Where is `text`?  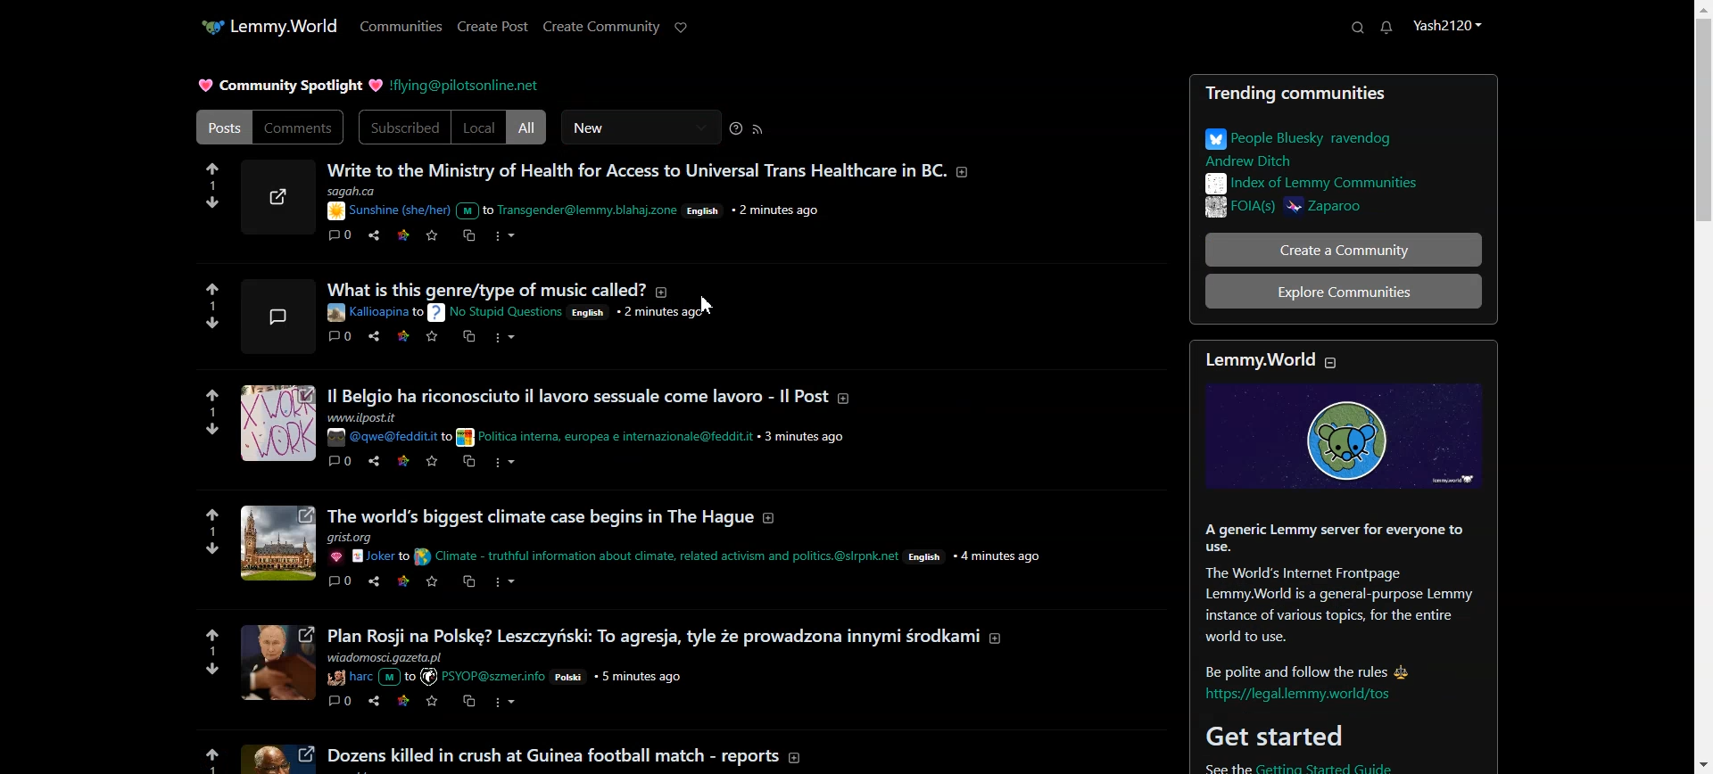 text is located at coordinates (369, 559).